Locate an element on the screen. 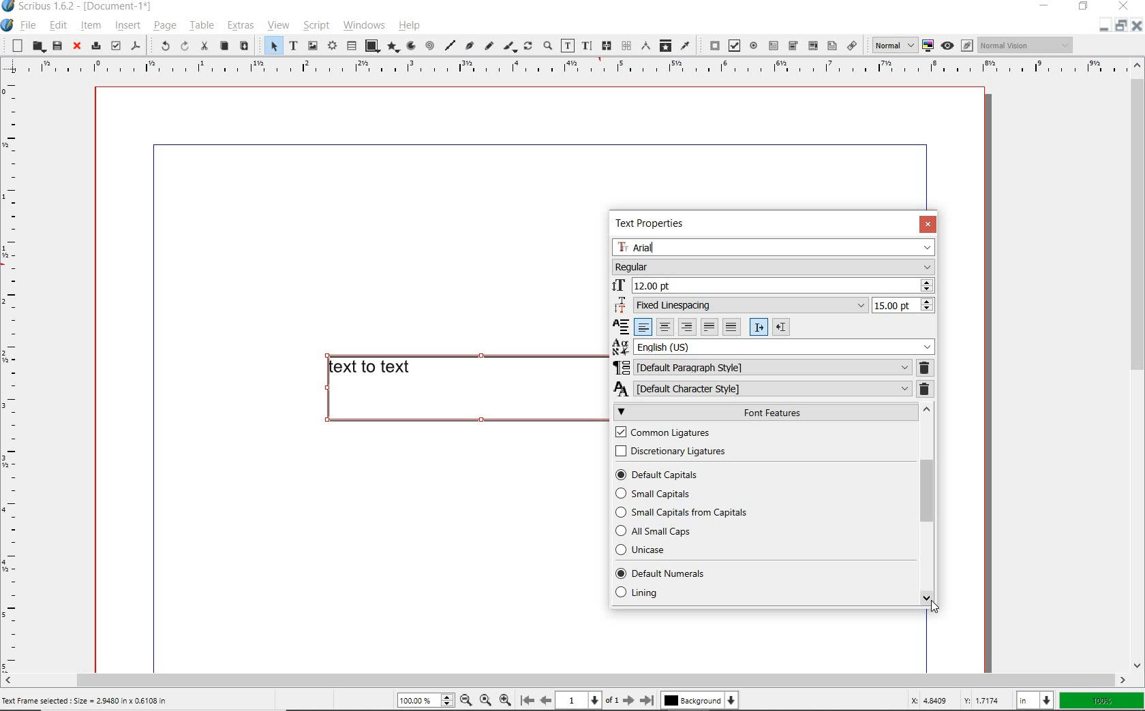 This screenshot has width=1145, height=711. item is located at coordinates (91, 25).